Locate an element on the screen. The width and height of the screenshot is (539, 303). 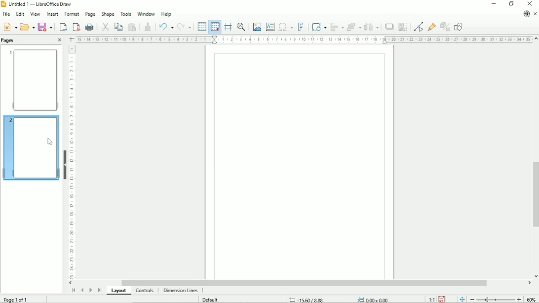
Align objects is located at coordinates (337, 27).